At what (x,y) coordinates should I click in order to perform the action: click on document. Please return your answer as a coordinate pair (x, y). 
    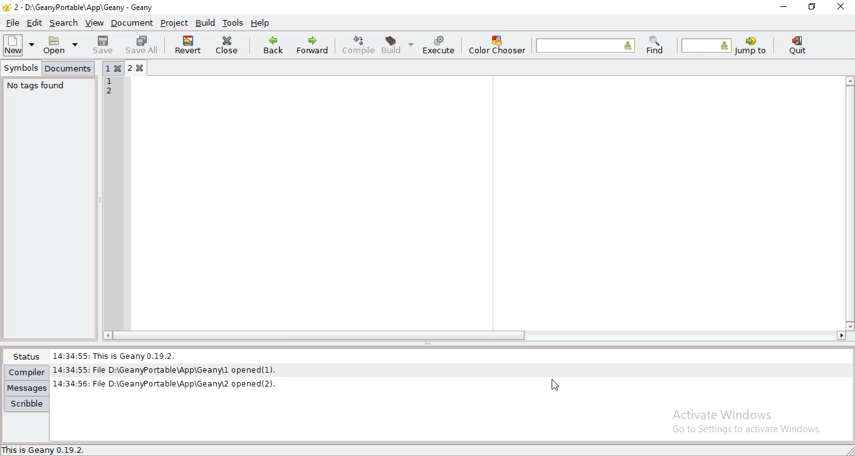
    Looking at the image, I should click on (132, 23).